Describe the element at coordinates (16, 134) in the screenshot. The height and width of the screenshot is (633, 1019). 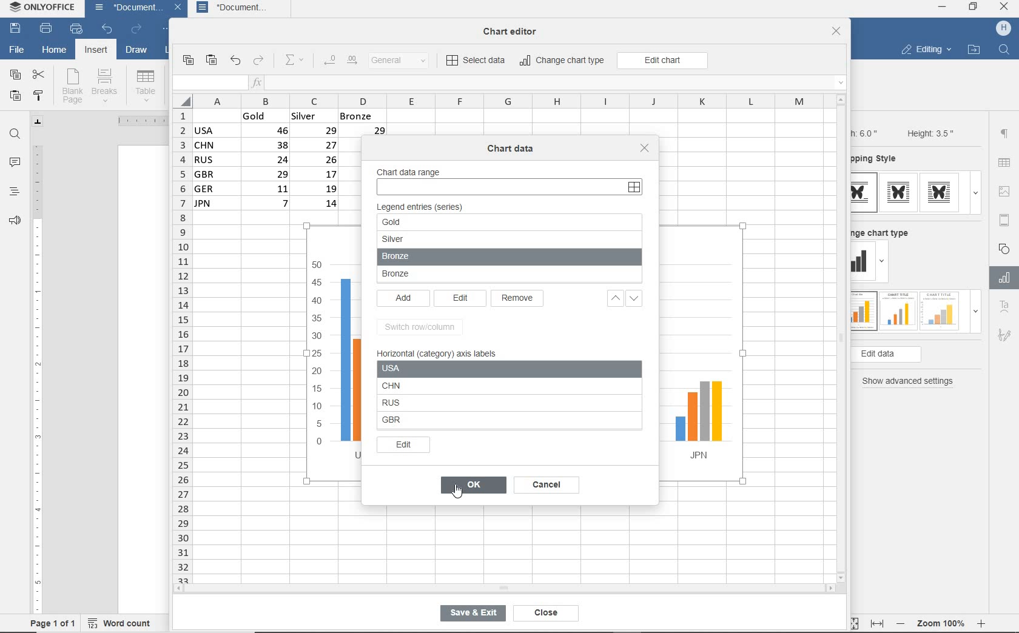
I see `find` at that location.